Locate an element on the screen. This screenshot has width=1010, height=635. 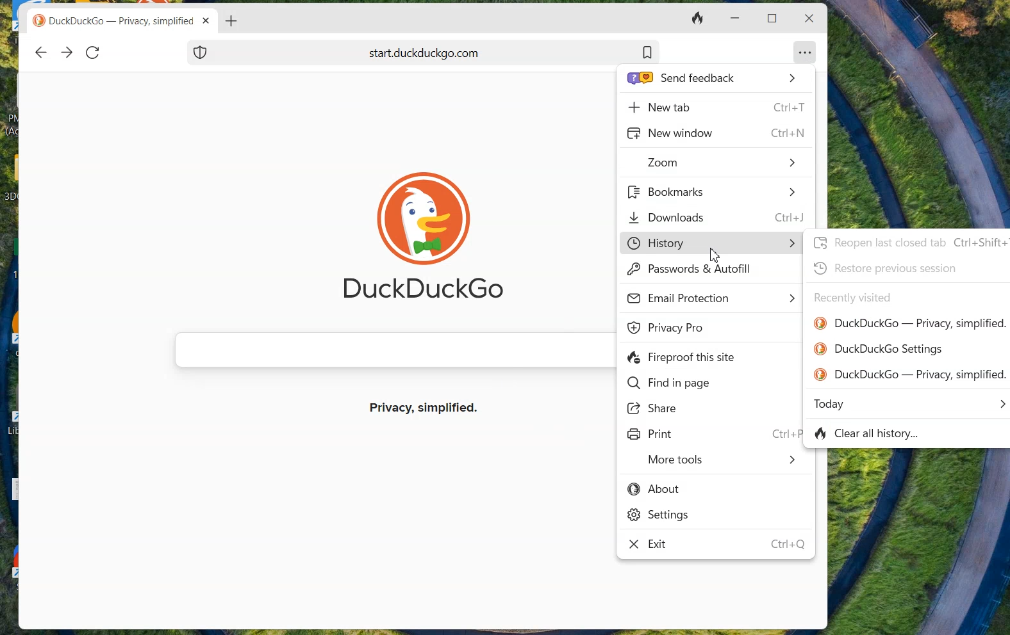
New window is located at coordinates (715, 133).